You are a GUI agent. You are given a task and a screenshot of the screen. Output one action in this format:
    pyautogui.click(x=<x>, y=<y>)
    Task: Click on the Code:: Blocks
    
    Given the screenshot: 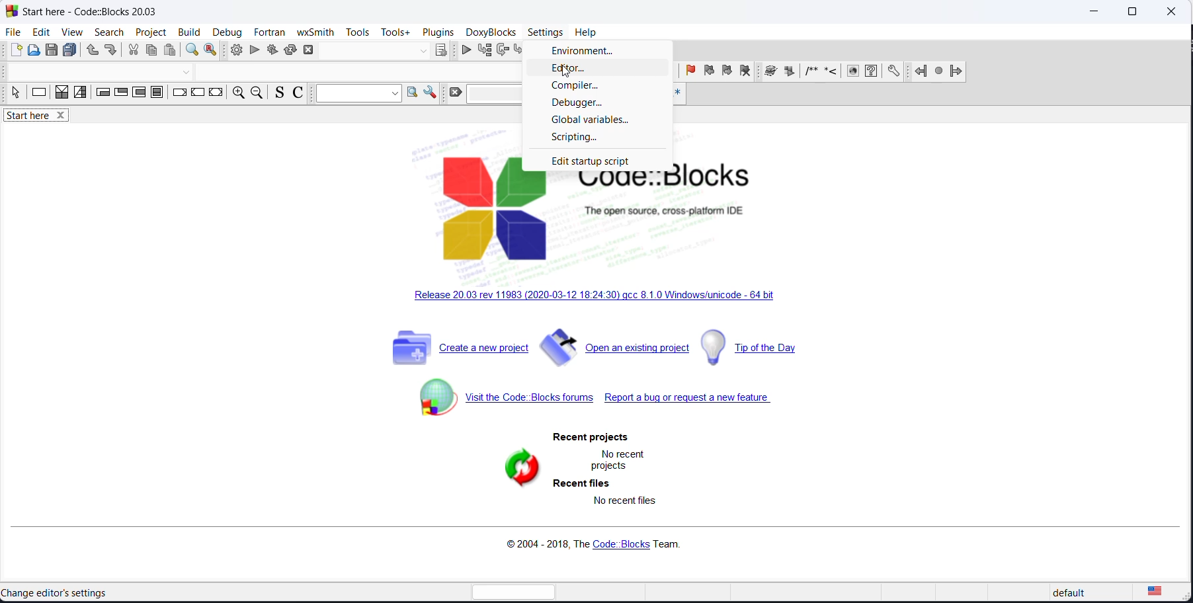 What is the action you would take?
    pyautogui.click(x=595, y=216)
    